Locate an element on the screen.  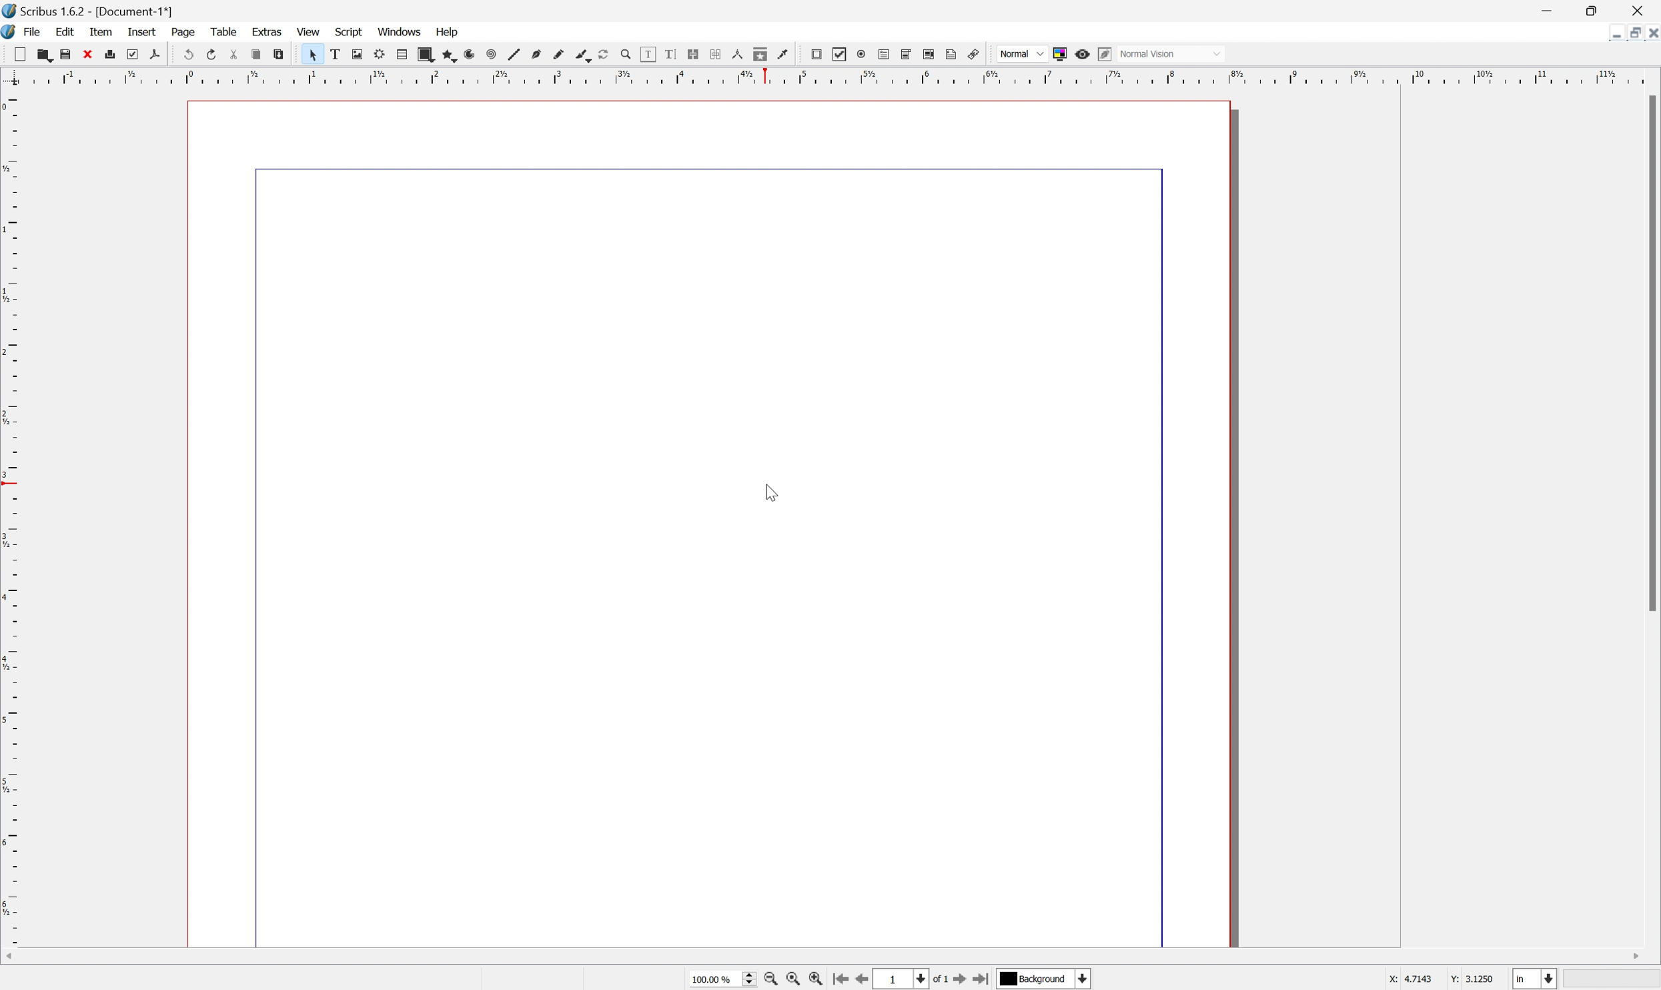
PDF radio button is located at coordinates (862, 55).